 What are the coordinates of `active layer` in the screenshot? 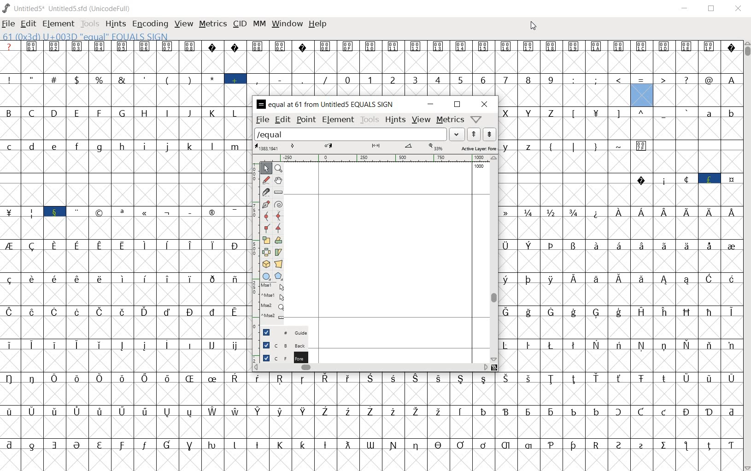 It's located at (376, 147).